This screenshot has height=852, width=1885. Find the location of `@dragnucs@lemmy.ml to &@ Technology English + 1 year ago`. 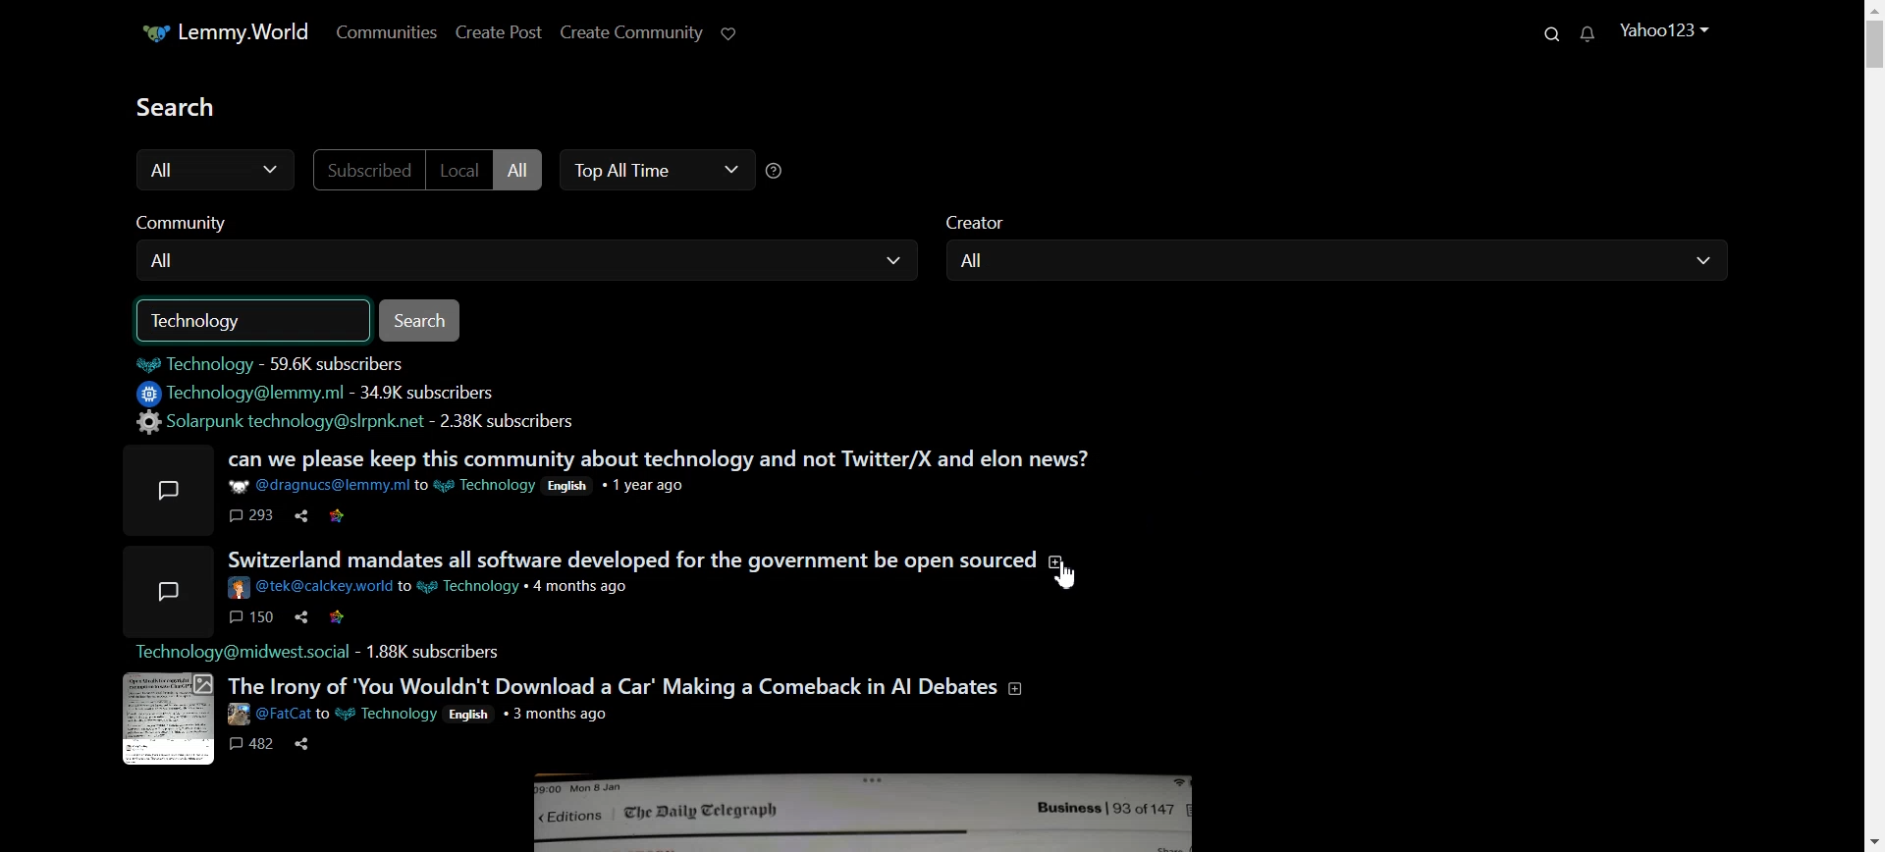

@dragnucs@lemmy.ml to &@ Technology English + 1 year ago is located at coordinates (475, 485).